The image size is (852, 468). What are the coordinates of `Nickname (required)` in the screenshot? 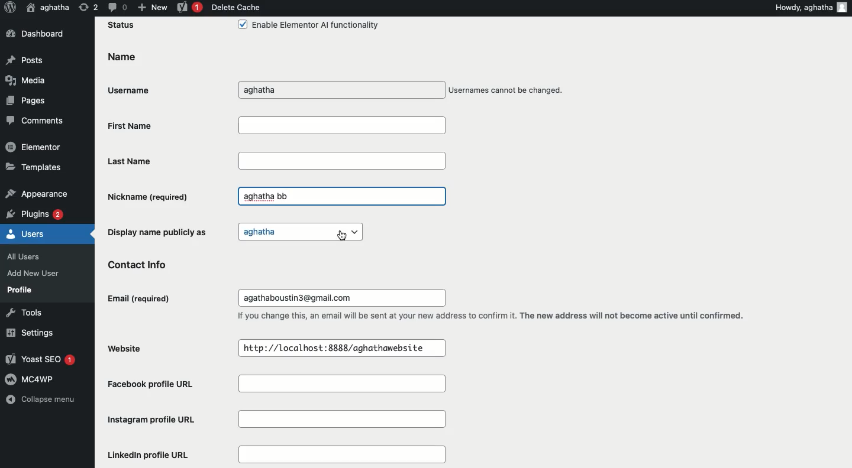 It's located at (150, 196).